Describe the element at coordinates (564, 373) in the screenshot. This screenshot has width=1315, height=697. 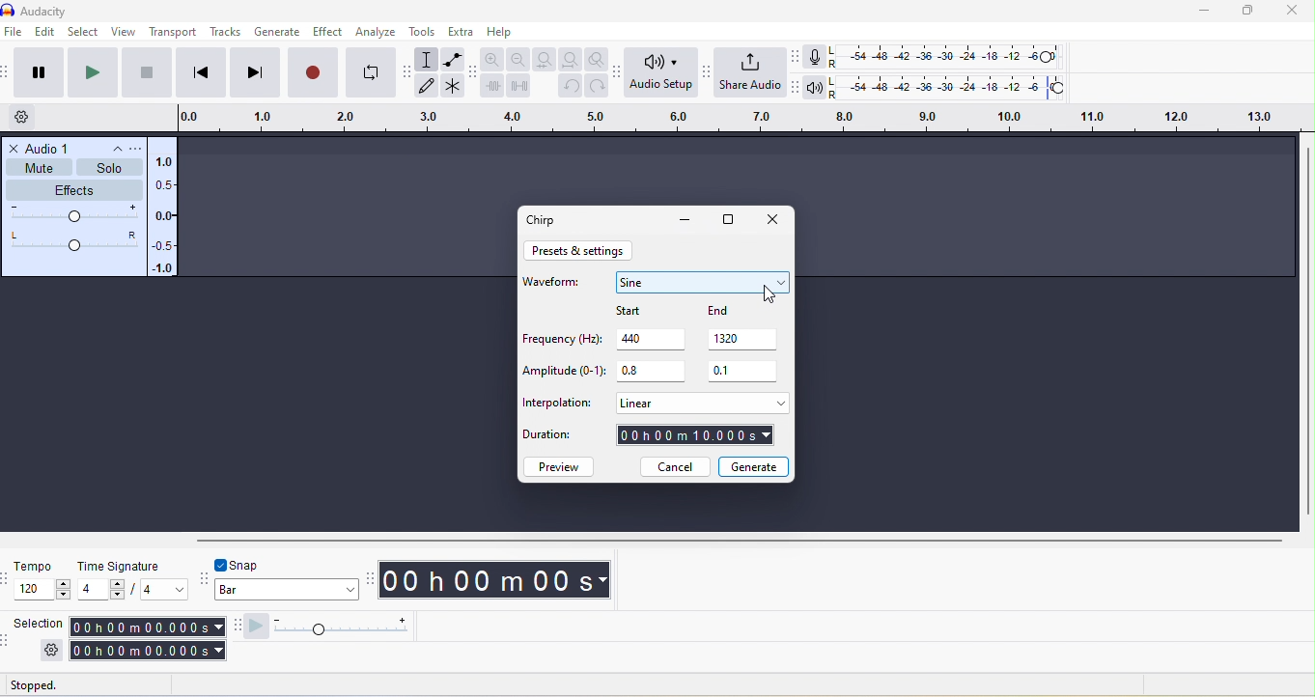
I see `amplitude (0-1): ` at that location.